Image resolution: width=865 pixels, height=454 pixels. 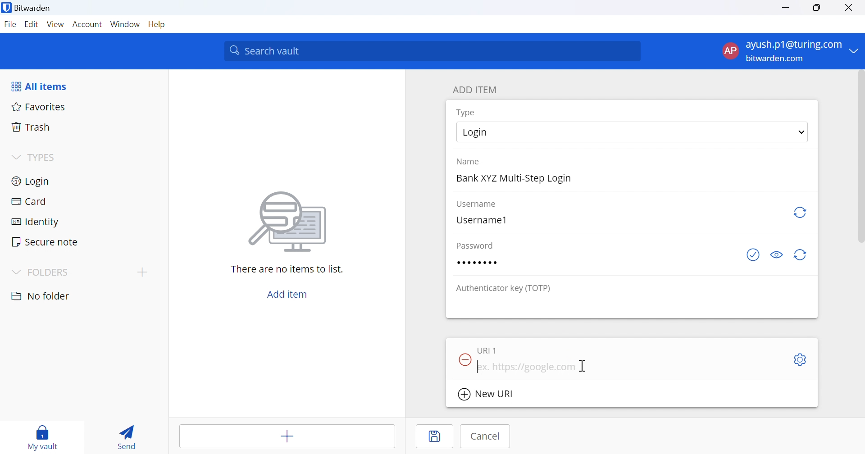 What do you see at coordinates (144, 272) in the screenshot?
I see `add folder` at bounding box center [144, 272].